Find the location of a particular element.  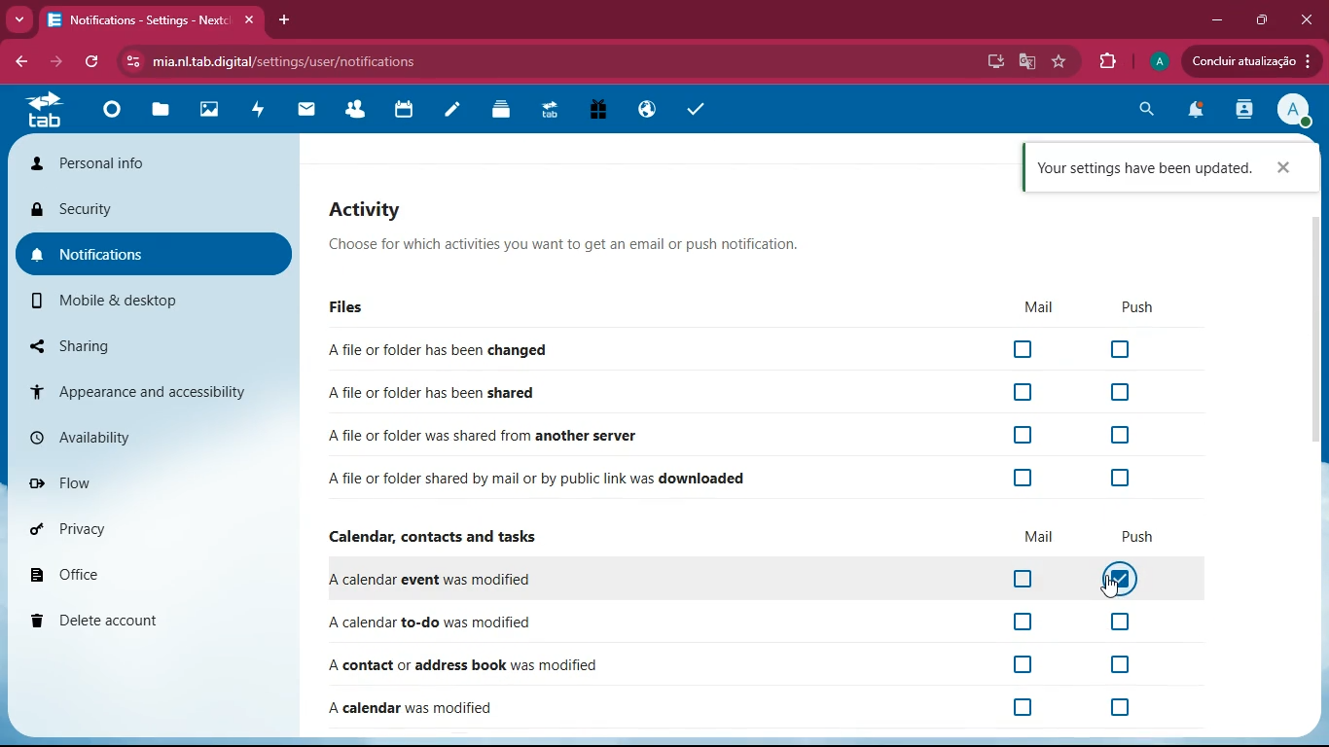

off is located at coordinates (1128, 707).